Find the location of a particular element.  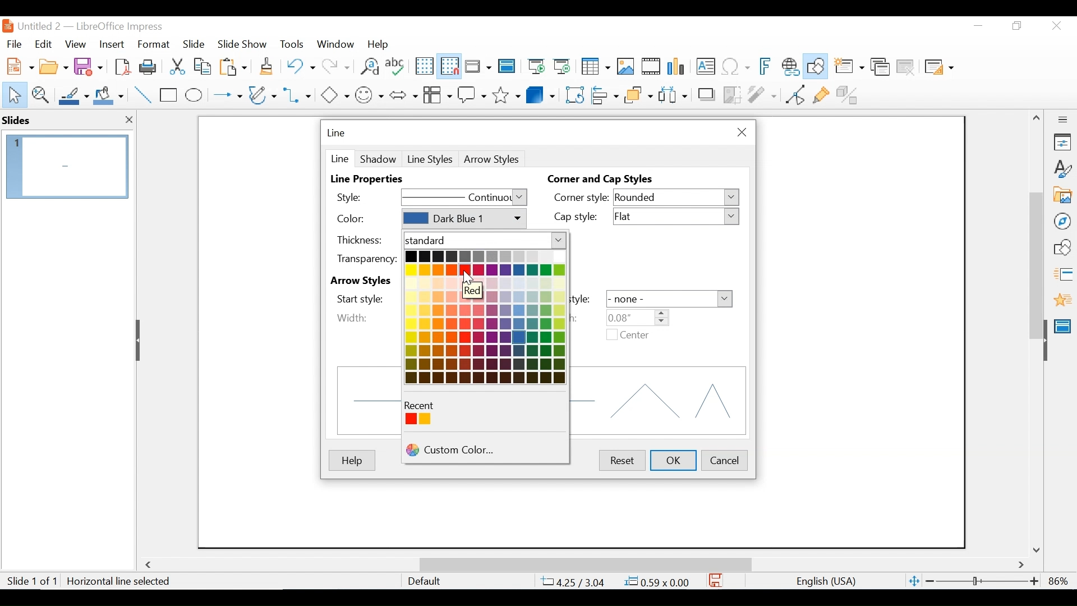

Horizontal Scrollbar is located at coordinates (584, 564).